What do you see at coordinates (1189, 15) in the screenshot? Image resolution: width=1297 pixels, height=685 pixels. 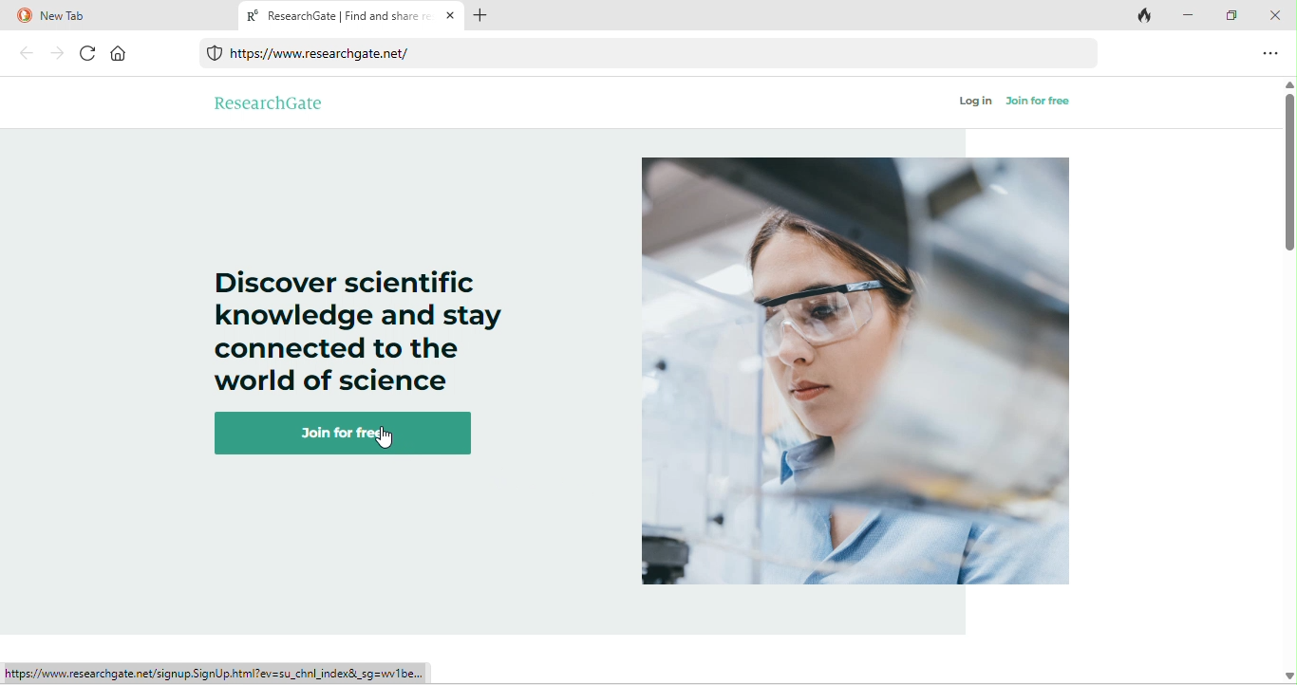 I see `minimize` at bounding box center [1189, 15].